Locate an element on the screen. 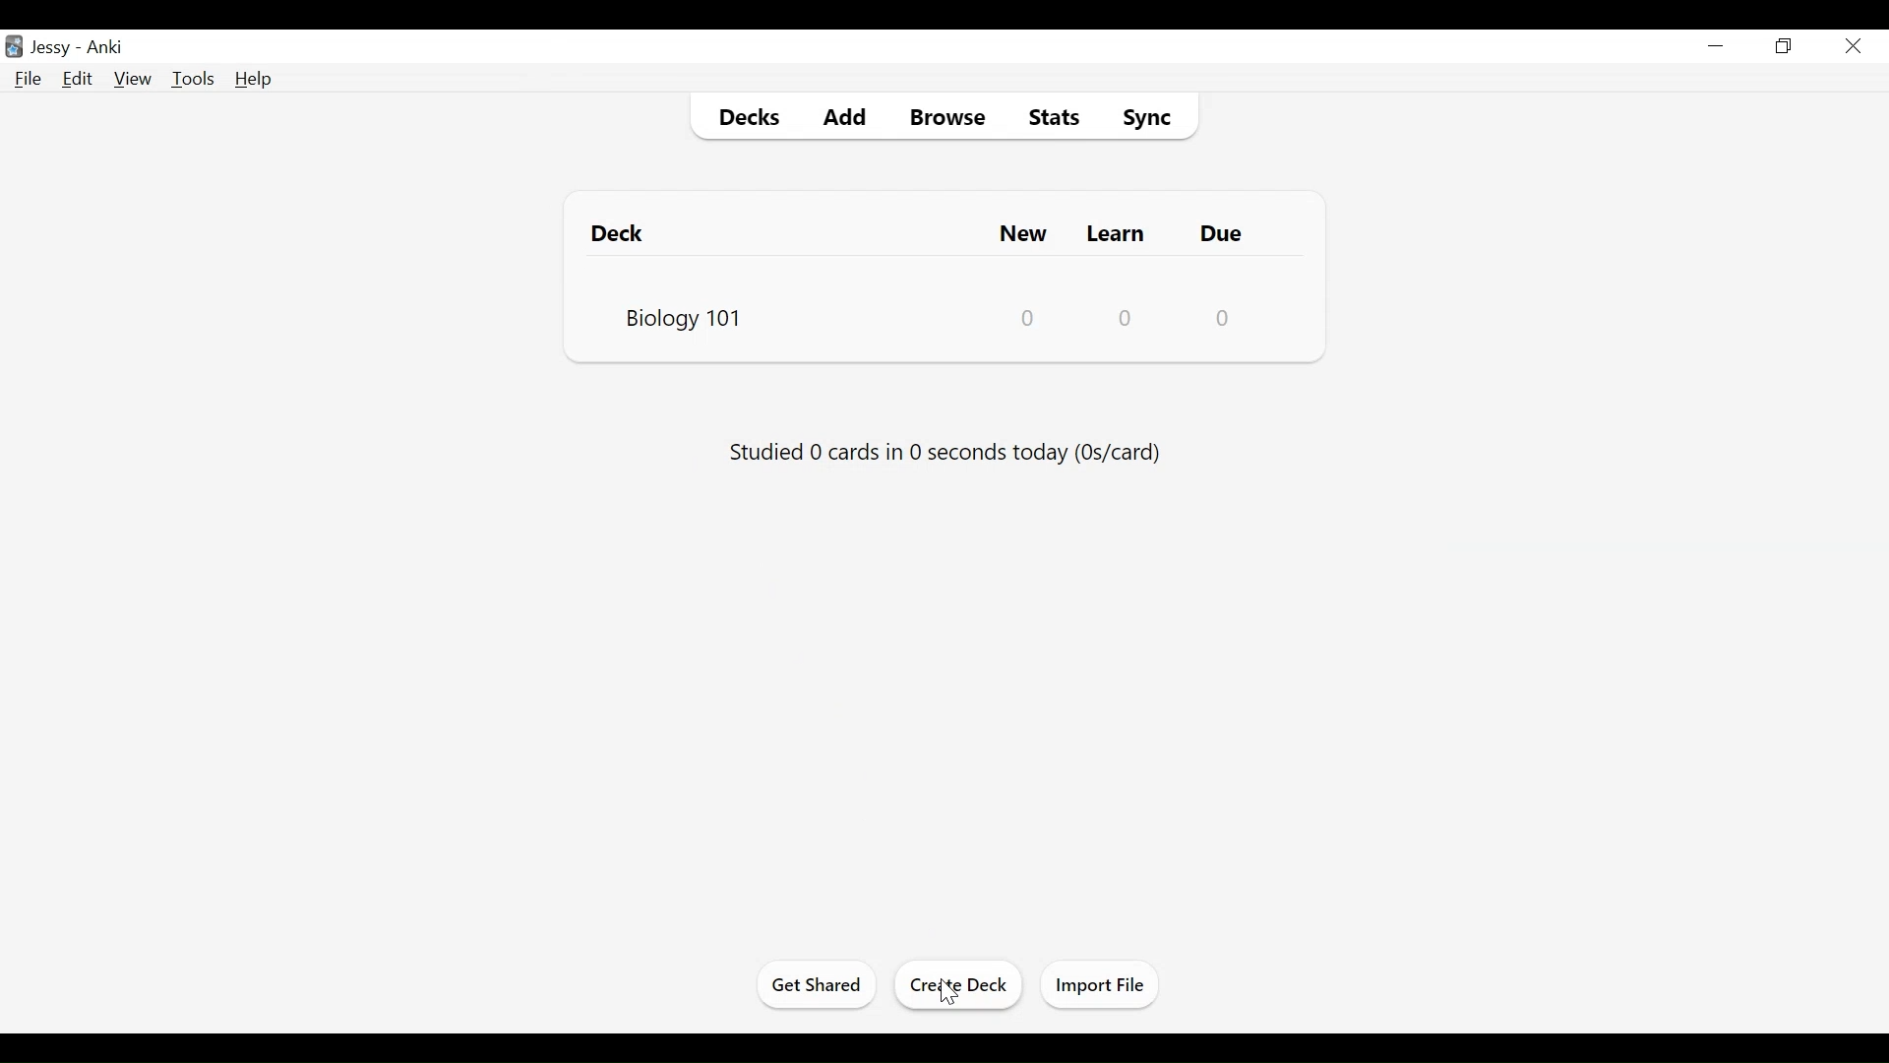 This screenshot has height=1063, width=1889. Help is located at coordinates (255, 80).